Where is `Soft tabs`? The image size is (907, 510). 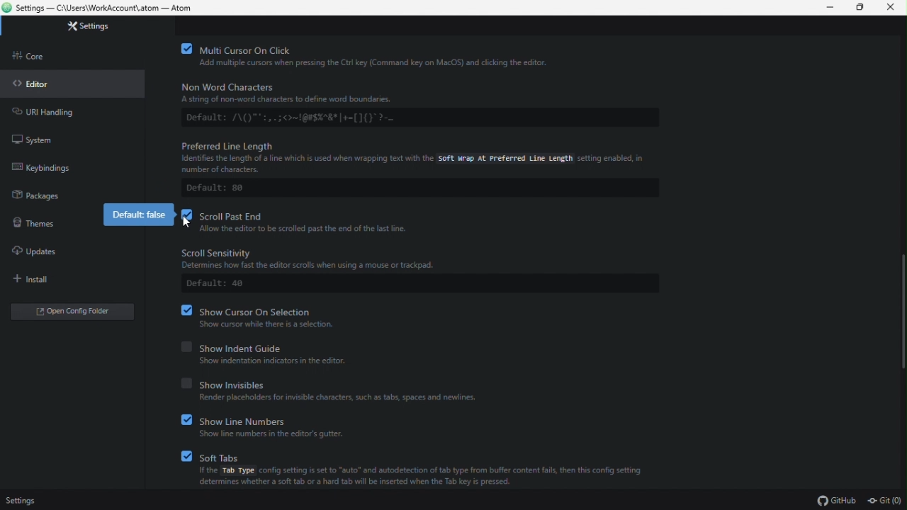
Soft tabs is located at coordinates (419, 455).